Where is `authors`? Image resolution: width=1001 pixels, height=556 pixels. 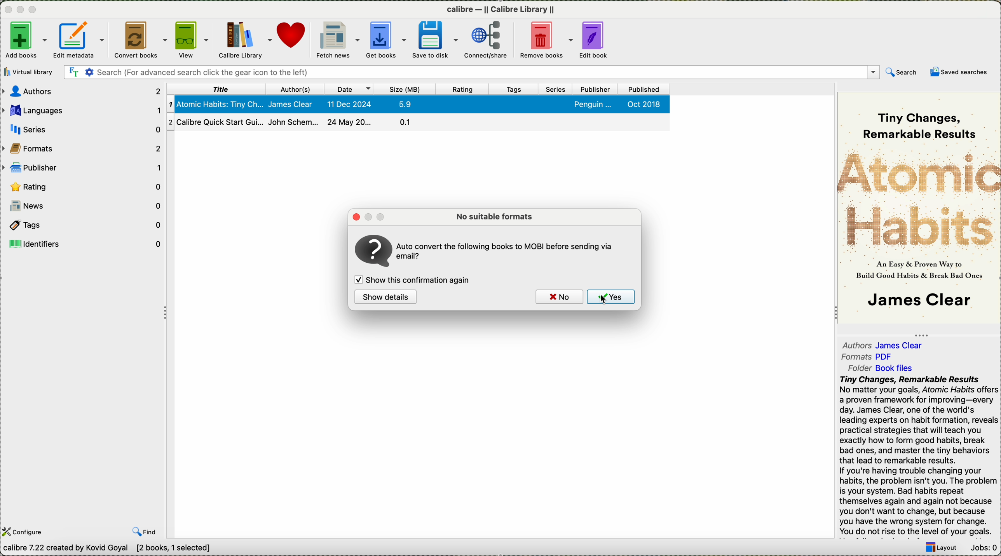
authors is located at coordinates (297, 89).